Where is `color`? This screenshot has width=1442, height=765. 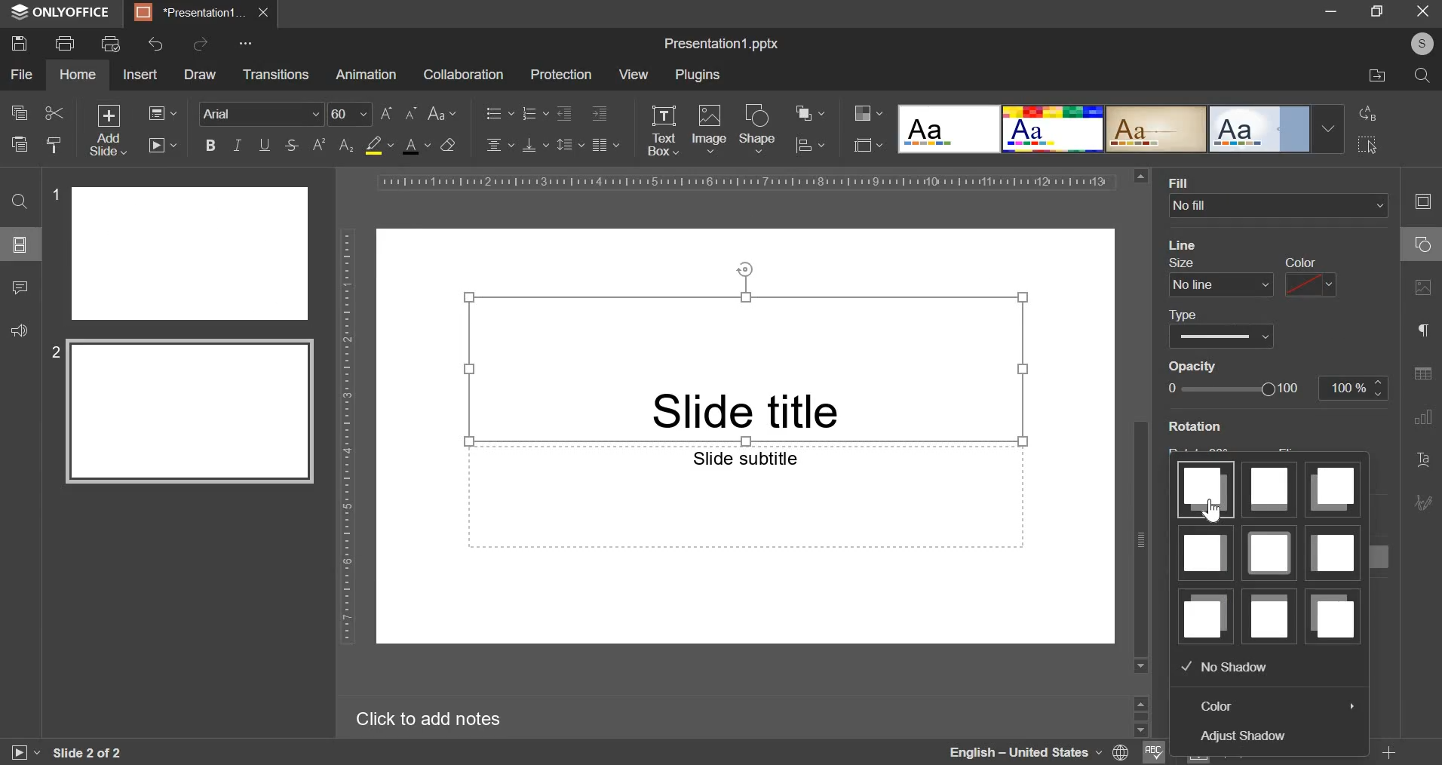
color is located at coordinates (1309, 277).